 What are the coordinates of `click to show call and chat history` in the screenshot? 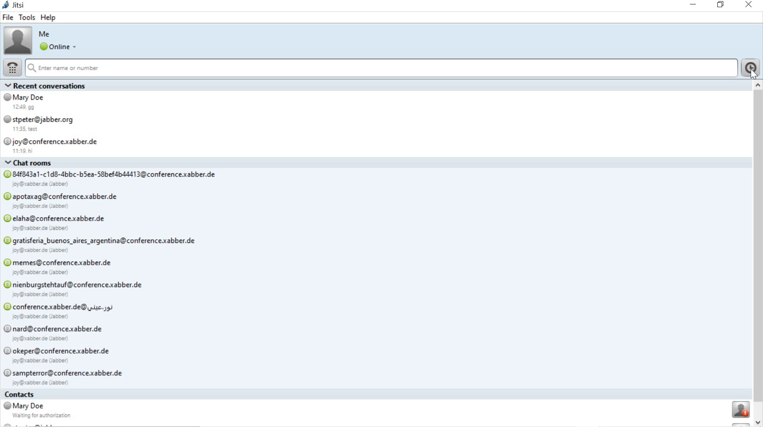 It's located at (751, 68).